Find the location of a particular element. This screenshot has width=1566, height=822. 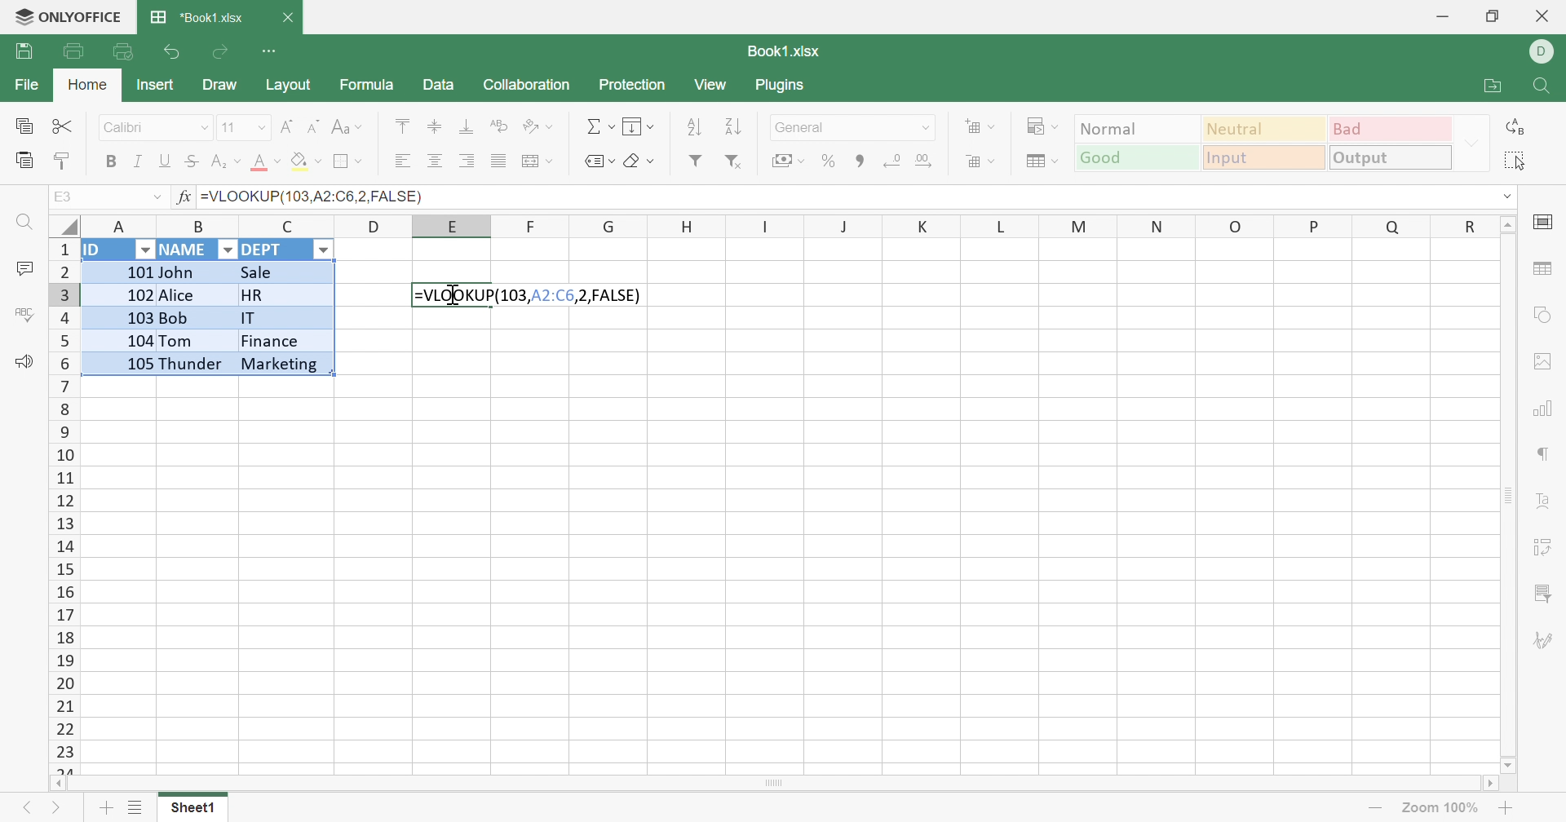

Align Center is located at coordinates (436, 163).